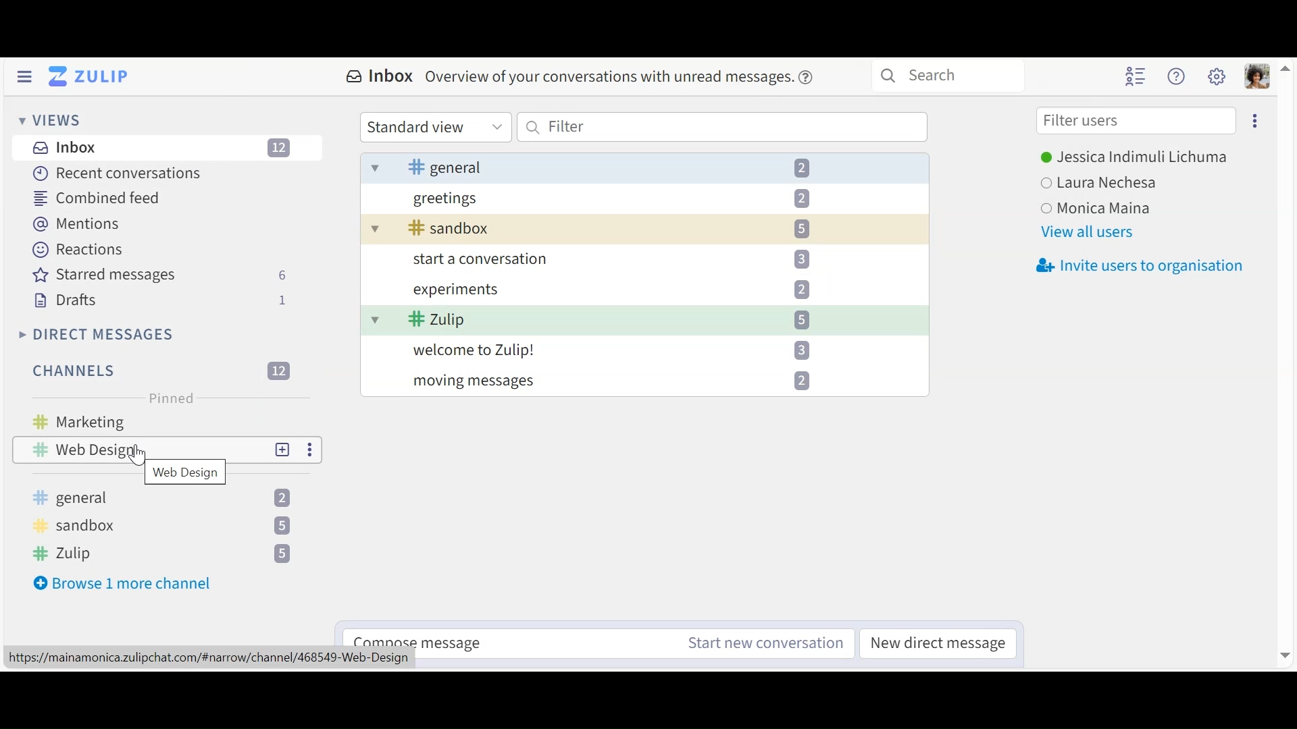 This screenshot has width=1297, height=729. What do you see at coordinates (161, 371) in the screenshot?
I see `Channels` at bounding box center [161, 371].